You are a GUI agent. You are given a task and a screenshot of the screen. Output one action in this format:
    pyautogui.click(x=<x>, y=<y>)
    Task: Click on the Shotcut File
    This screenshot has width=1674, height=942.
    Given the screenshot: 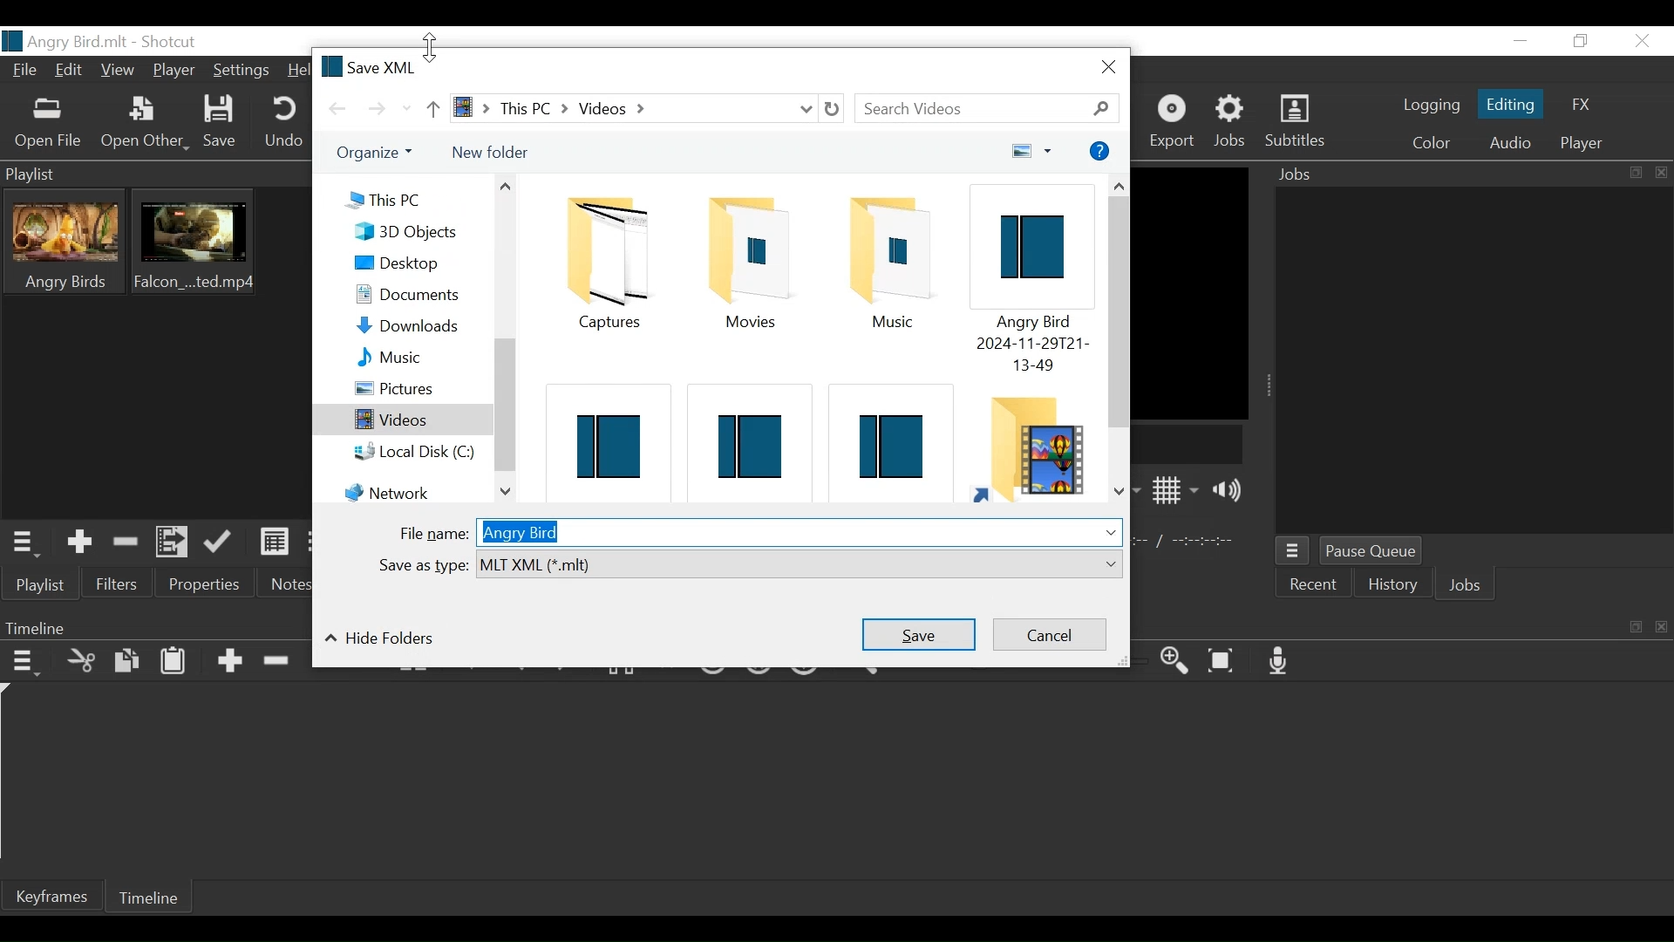 What is the action you would take?
    pyautogui.click(x=605, y=436)
    